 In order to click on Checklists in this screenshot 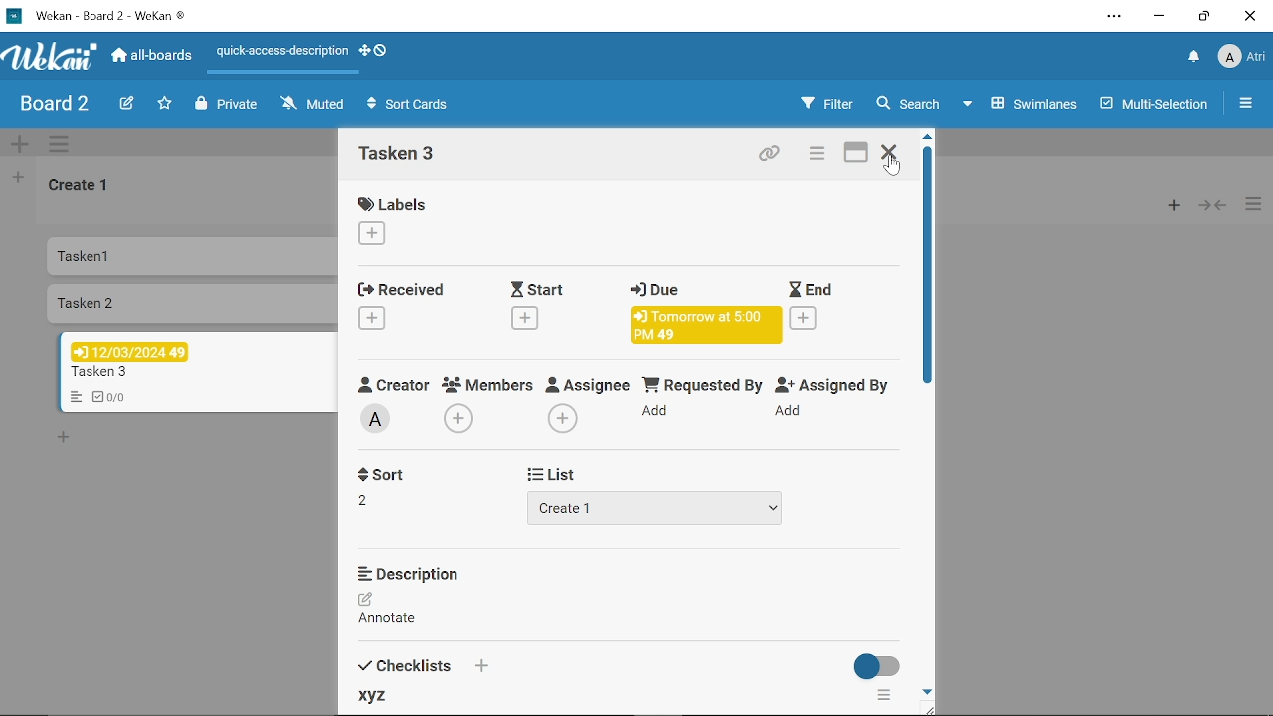, I will do `click(426, 666)`.